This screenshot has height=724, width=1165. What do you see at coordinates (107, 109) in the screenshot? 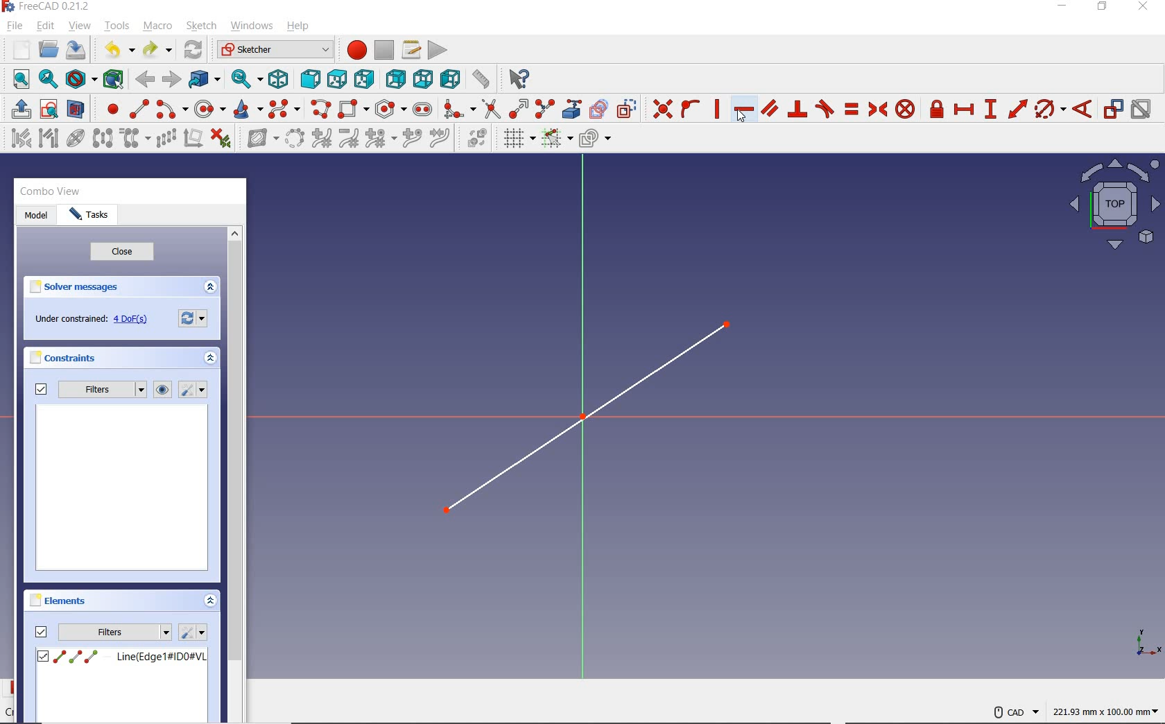
I see `CREATE POINT` at bounding box center [107, 109].